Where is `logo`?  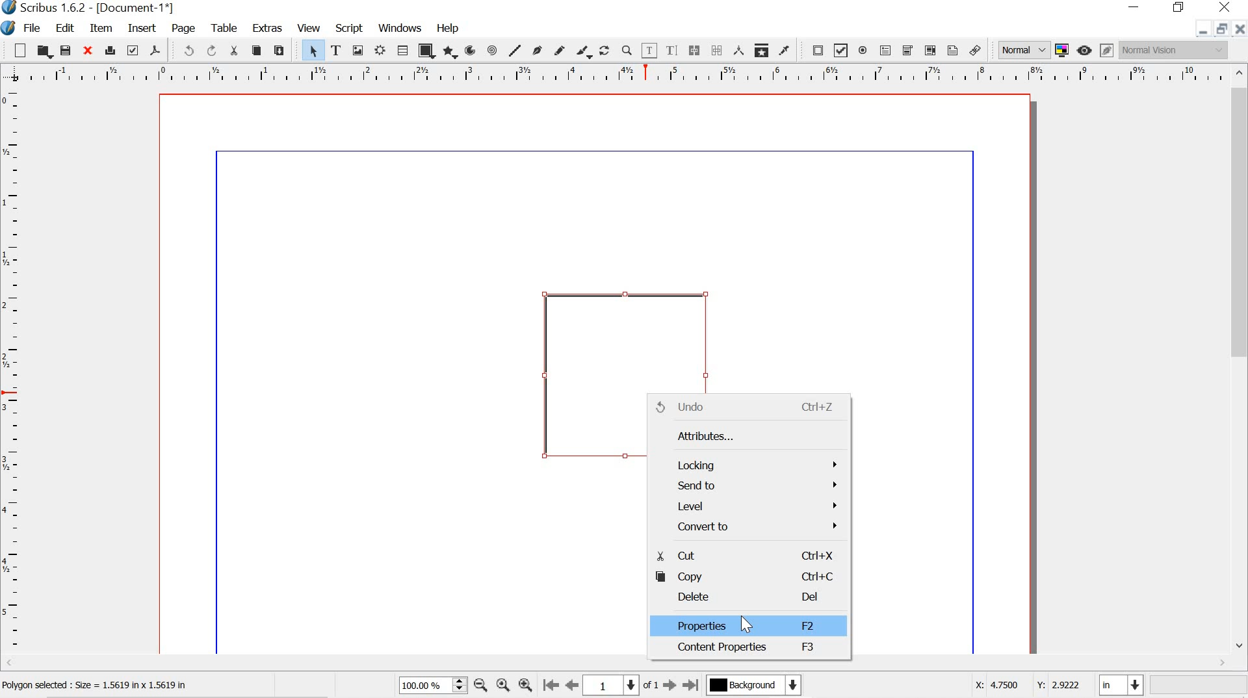 logo is located at coordinates (8, 27).